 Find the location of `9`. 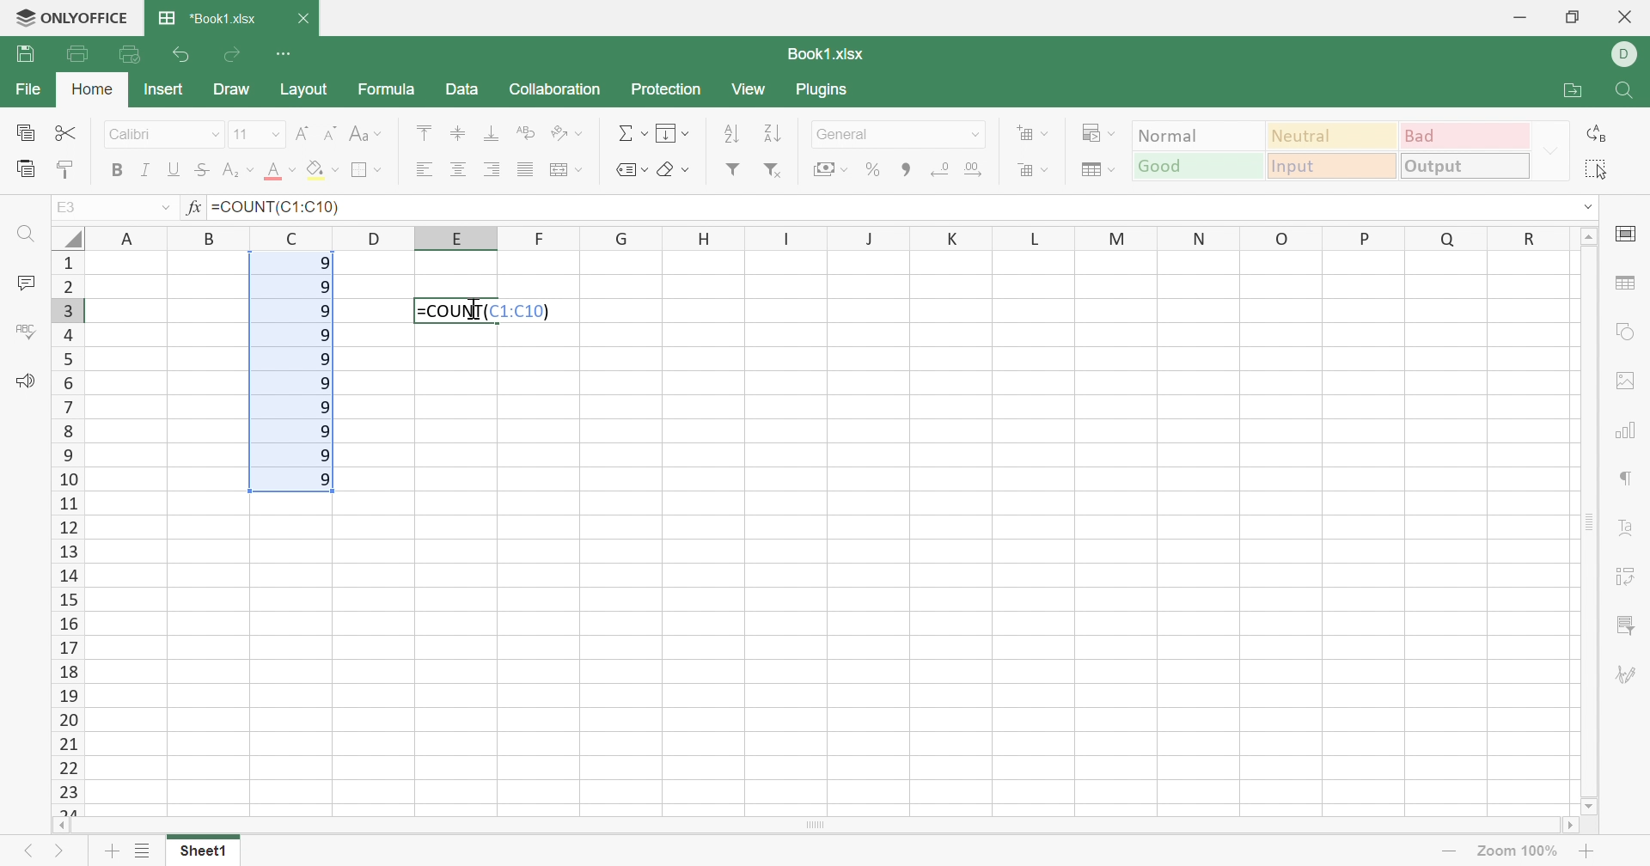

9 is located at coordinates (324, 457).